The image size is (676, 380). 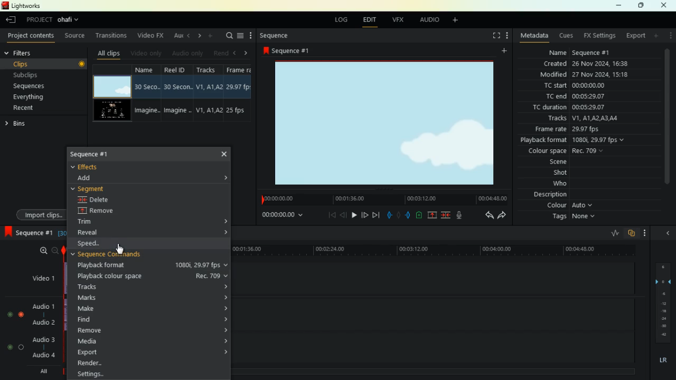 I want to click on maximize, so click(x=641, y=5).